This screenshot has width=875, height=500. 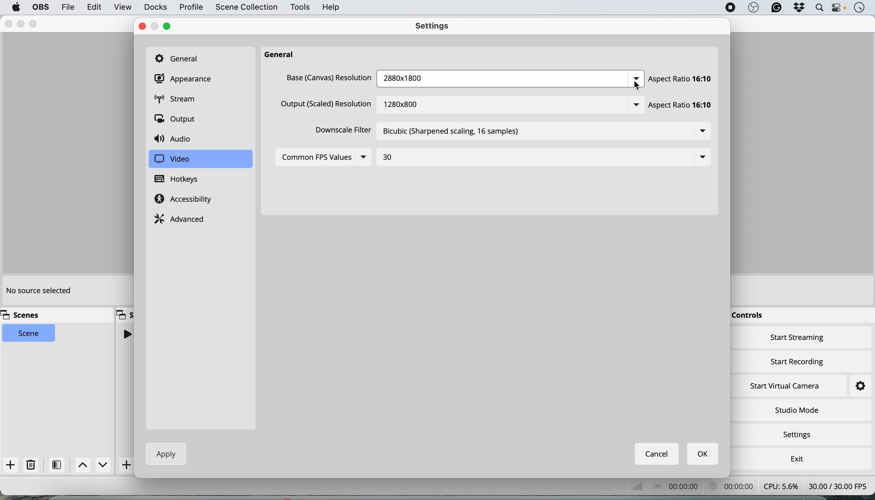 What do you see at coordinates (125, 314) in the screenshot?
I see `Copy ` at bounding box center [125, 314].